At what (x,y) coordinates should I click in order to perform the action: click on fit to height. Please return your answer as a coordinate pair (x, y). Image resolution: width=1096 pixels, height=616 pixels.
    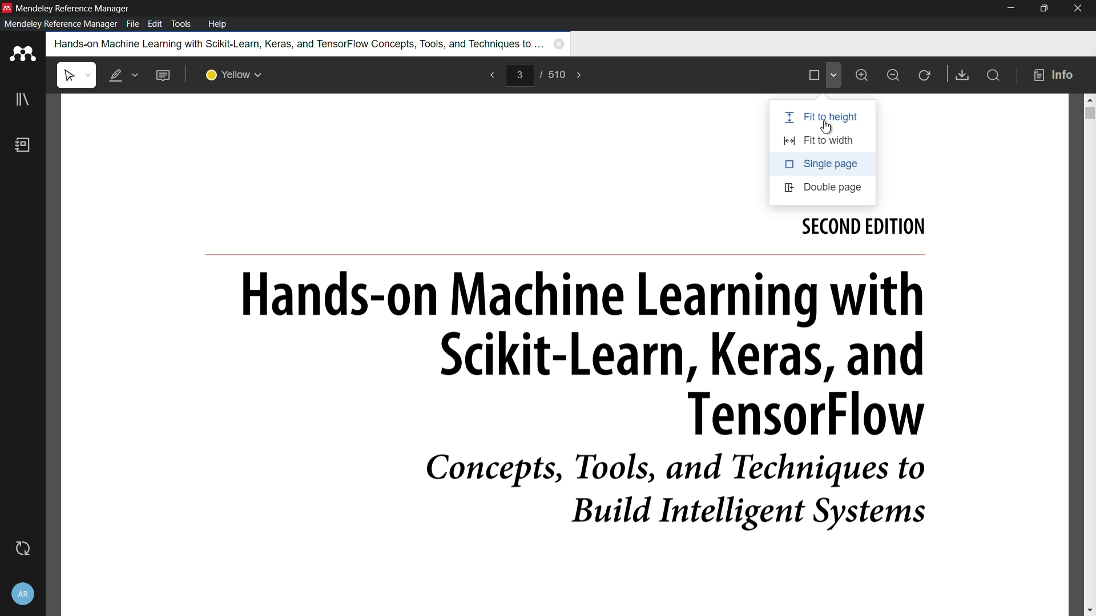
    Looking at the image, I should click on (823, 119).